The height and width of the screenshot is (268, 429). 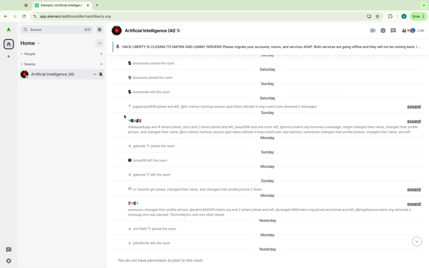 What do you see at coordinates (264, 46) in the screenshot?
I see `Pinned message` at bounding box center [264, 46].